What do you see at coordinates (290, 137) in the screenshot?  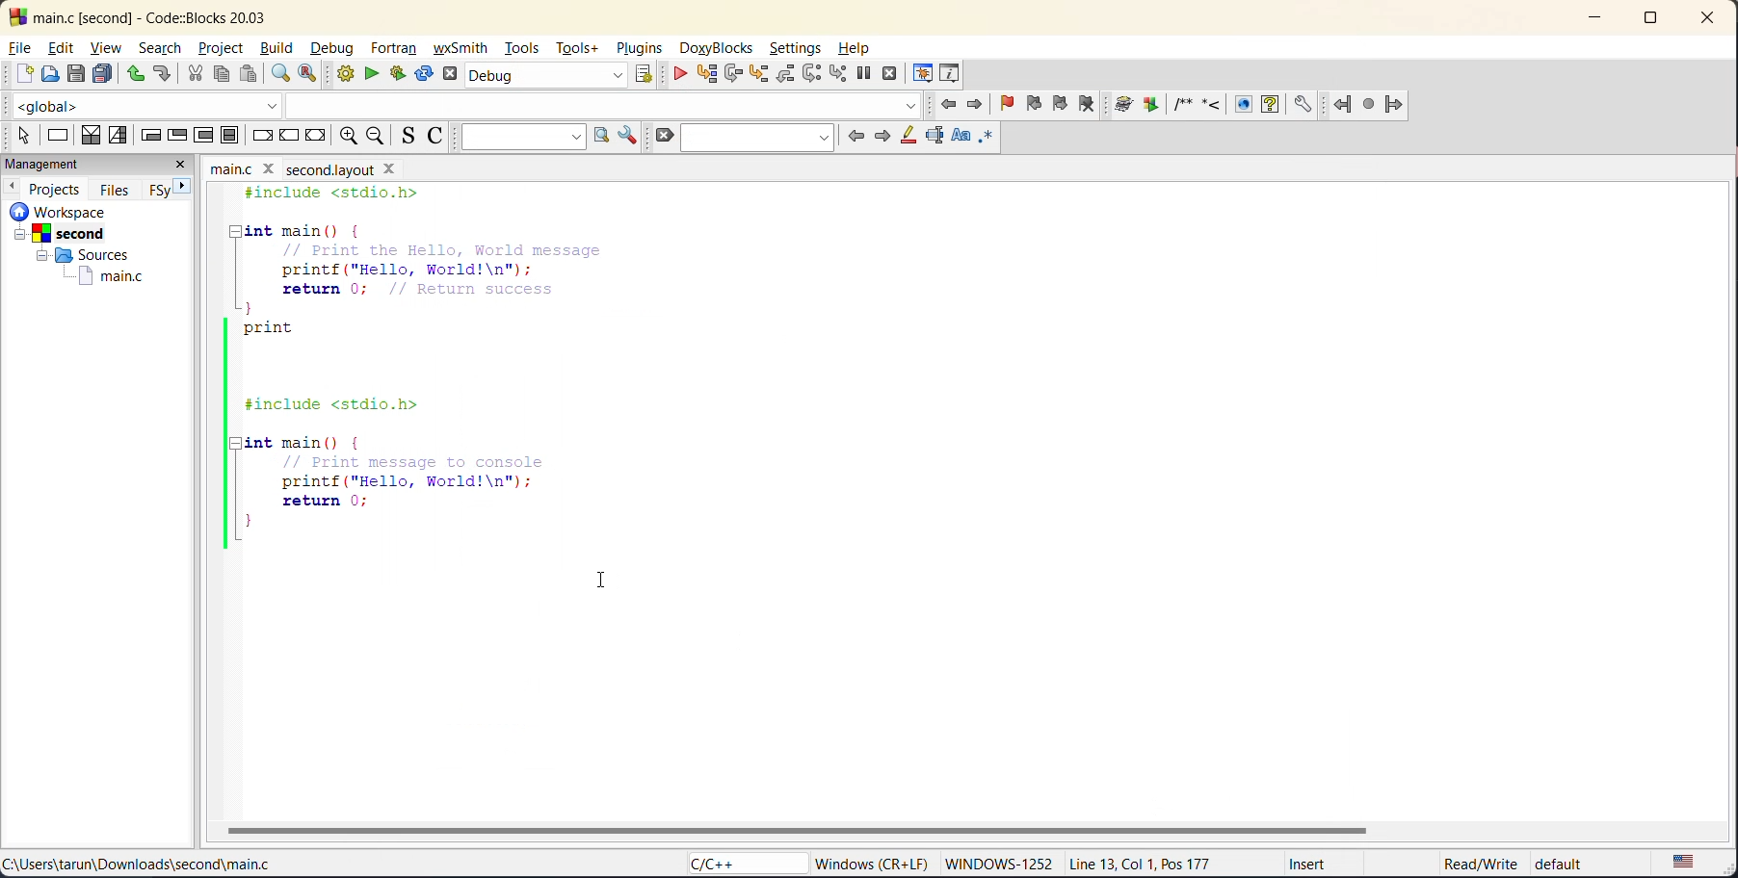 I see `continue instruction` at bounding box center [290, 137].